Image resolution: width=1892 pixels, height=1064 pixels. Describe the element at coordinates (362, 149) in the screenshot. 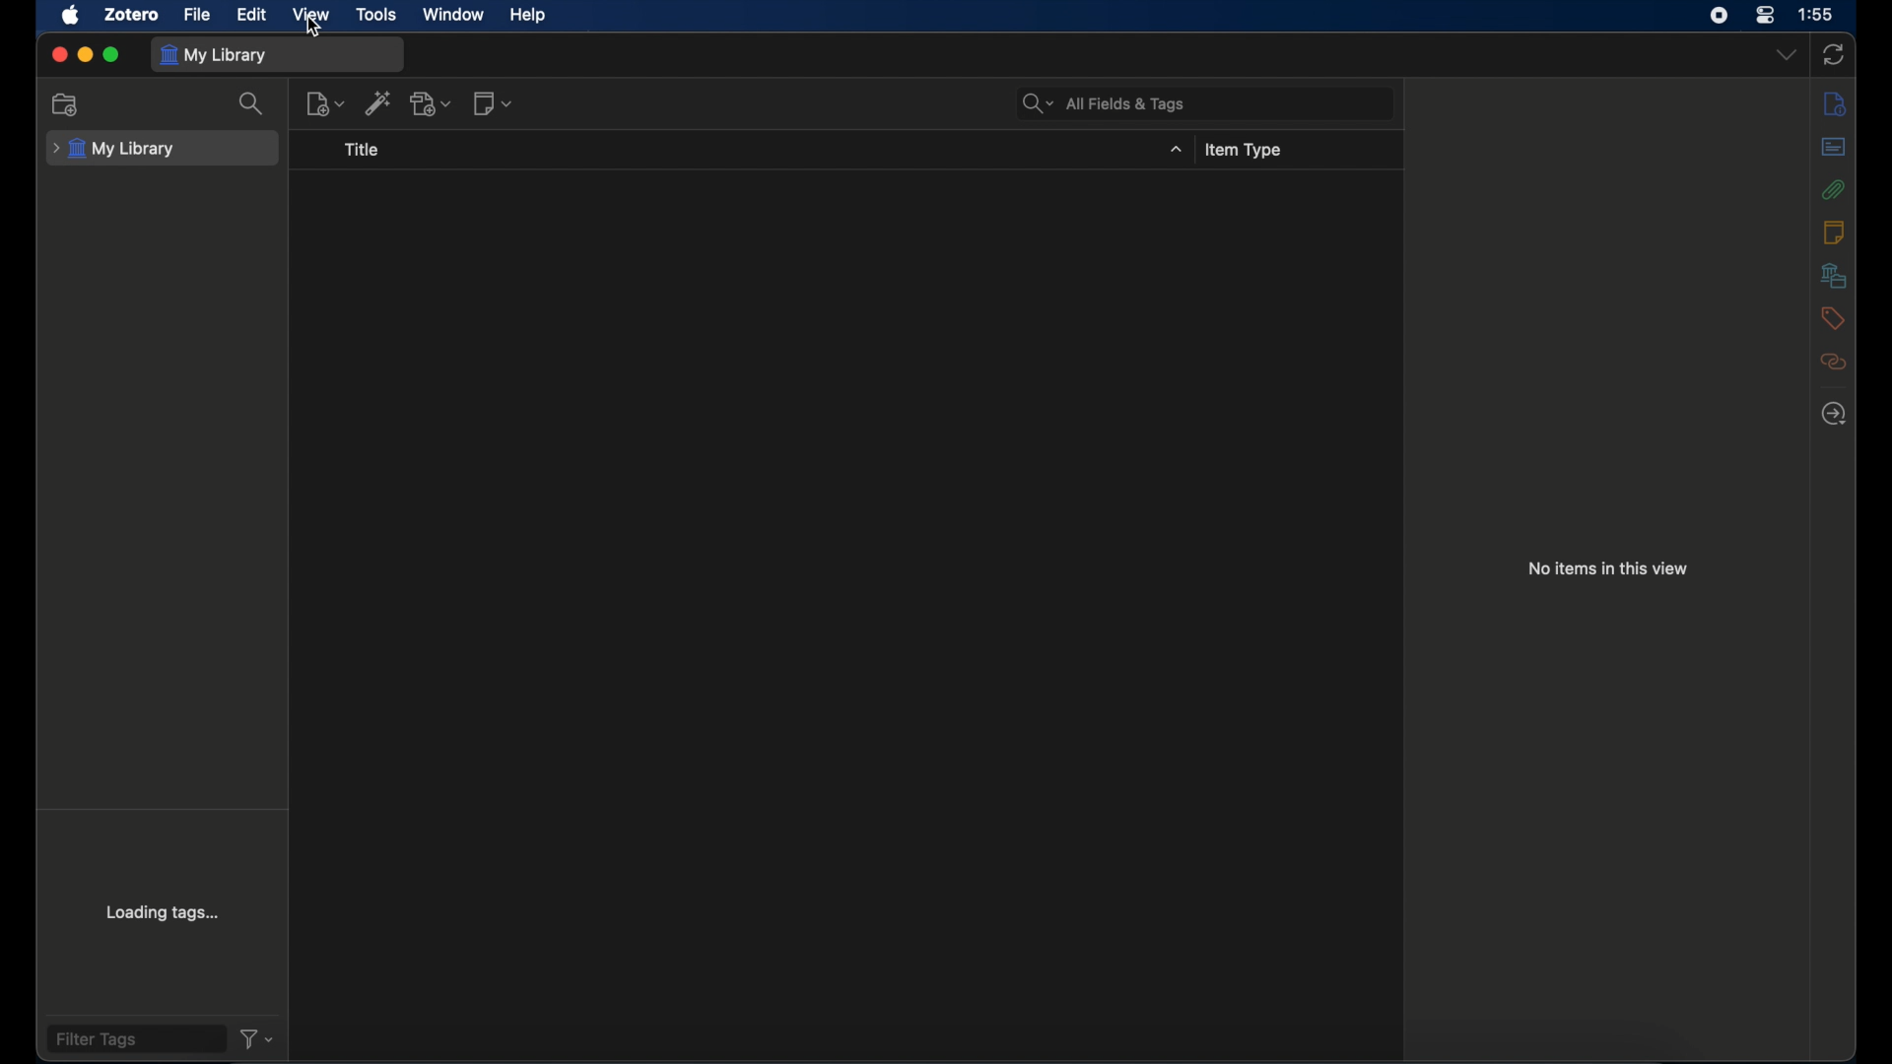

I see `title` at that location.